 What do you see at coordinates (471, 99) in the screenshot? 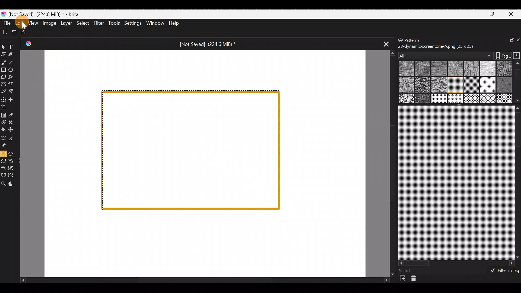
I see `18 texture_bark.png` at bounding box center [471, 99].